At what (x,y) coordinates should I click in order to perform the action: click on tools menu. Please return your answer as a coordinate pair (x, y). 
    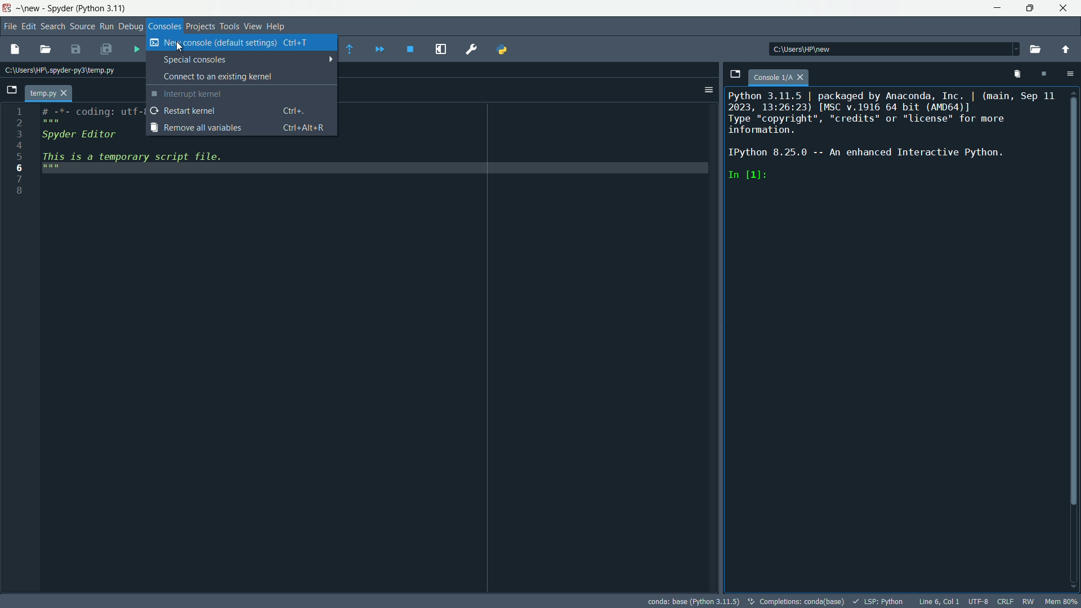
    Looking at the image, I should click on (230, 26).